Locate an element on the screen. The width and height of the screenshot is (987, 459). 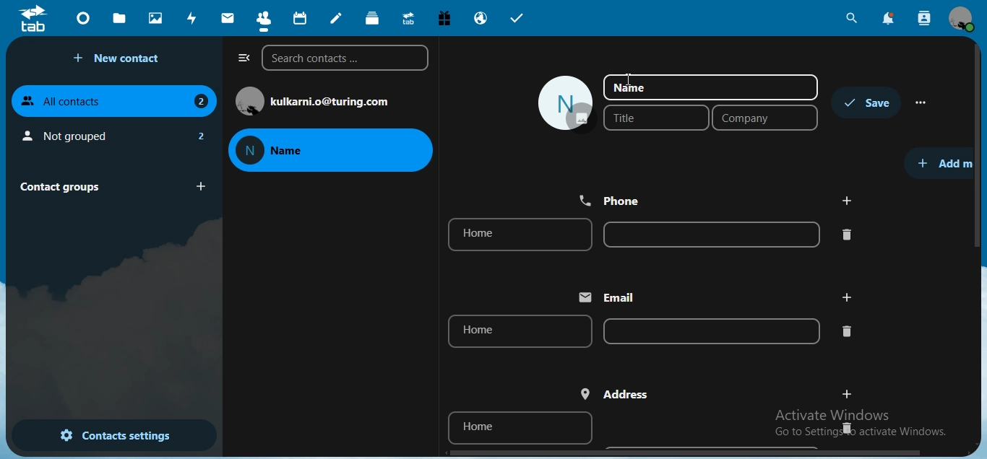
free trial is located at coordinates (441, 17).